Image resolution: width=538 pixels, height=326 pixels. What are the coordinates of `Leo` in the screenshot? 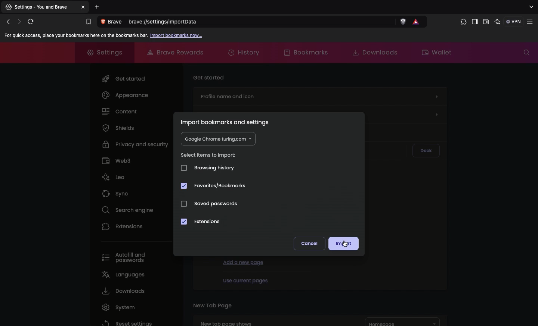 It's located at (113, 175).